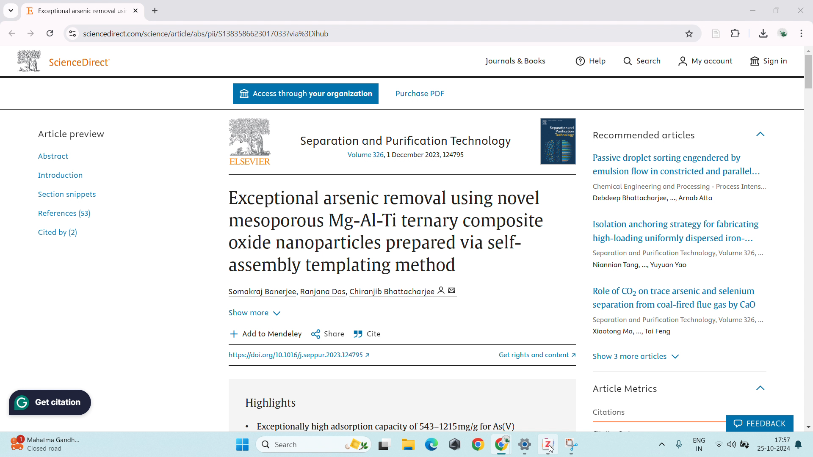 The width and height of the screenshot is (813, 457). What do you see at coordinates (420, 93) in the screenshot?
I see `Purchase PDF` at bounding box center [420, 93].